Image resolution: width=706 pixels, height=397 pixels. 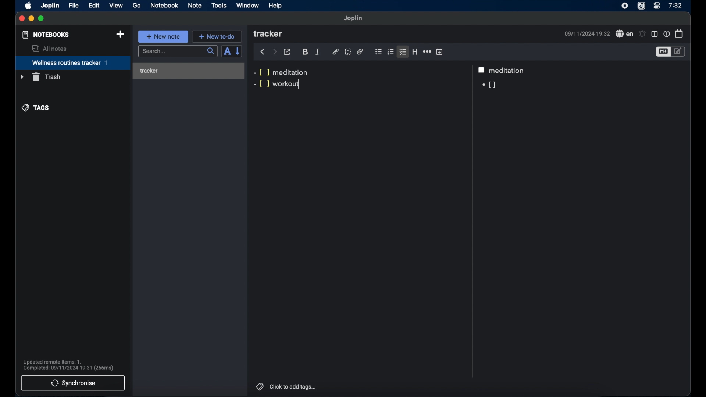 I want to click on toggle external editor, so click(x=287, y=51).